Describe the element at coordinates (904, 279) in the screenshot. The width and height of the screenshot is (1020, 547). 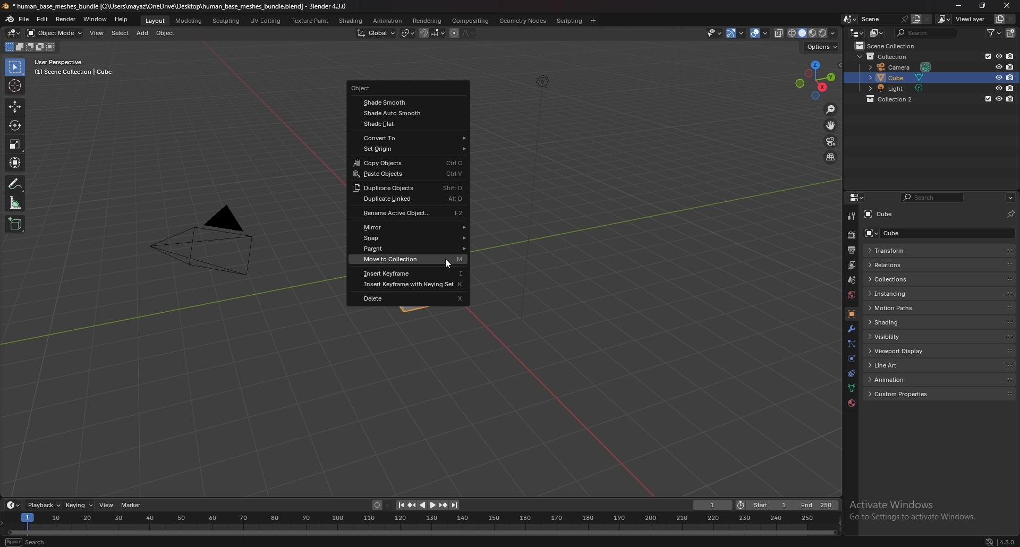
I see `collections` at that location.